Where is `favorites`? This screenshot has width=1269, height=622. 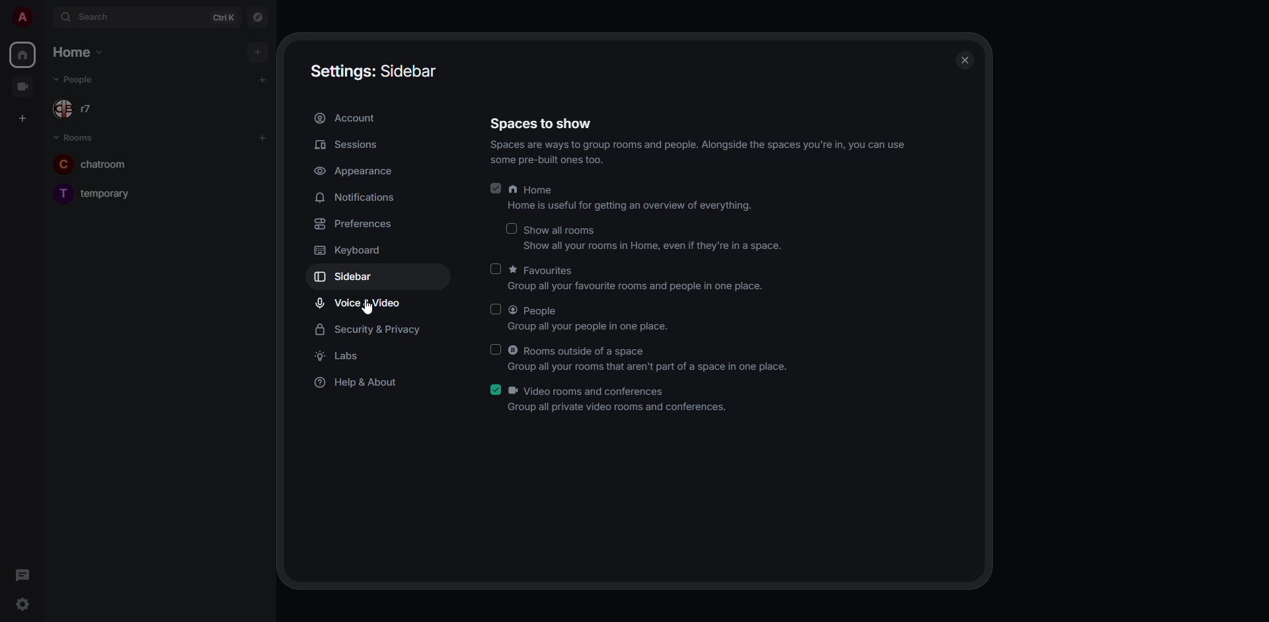
favorites is located at coordinates (640, 270).